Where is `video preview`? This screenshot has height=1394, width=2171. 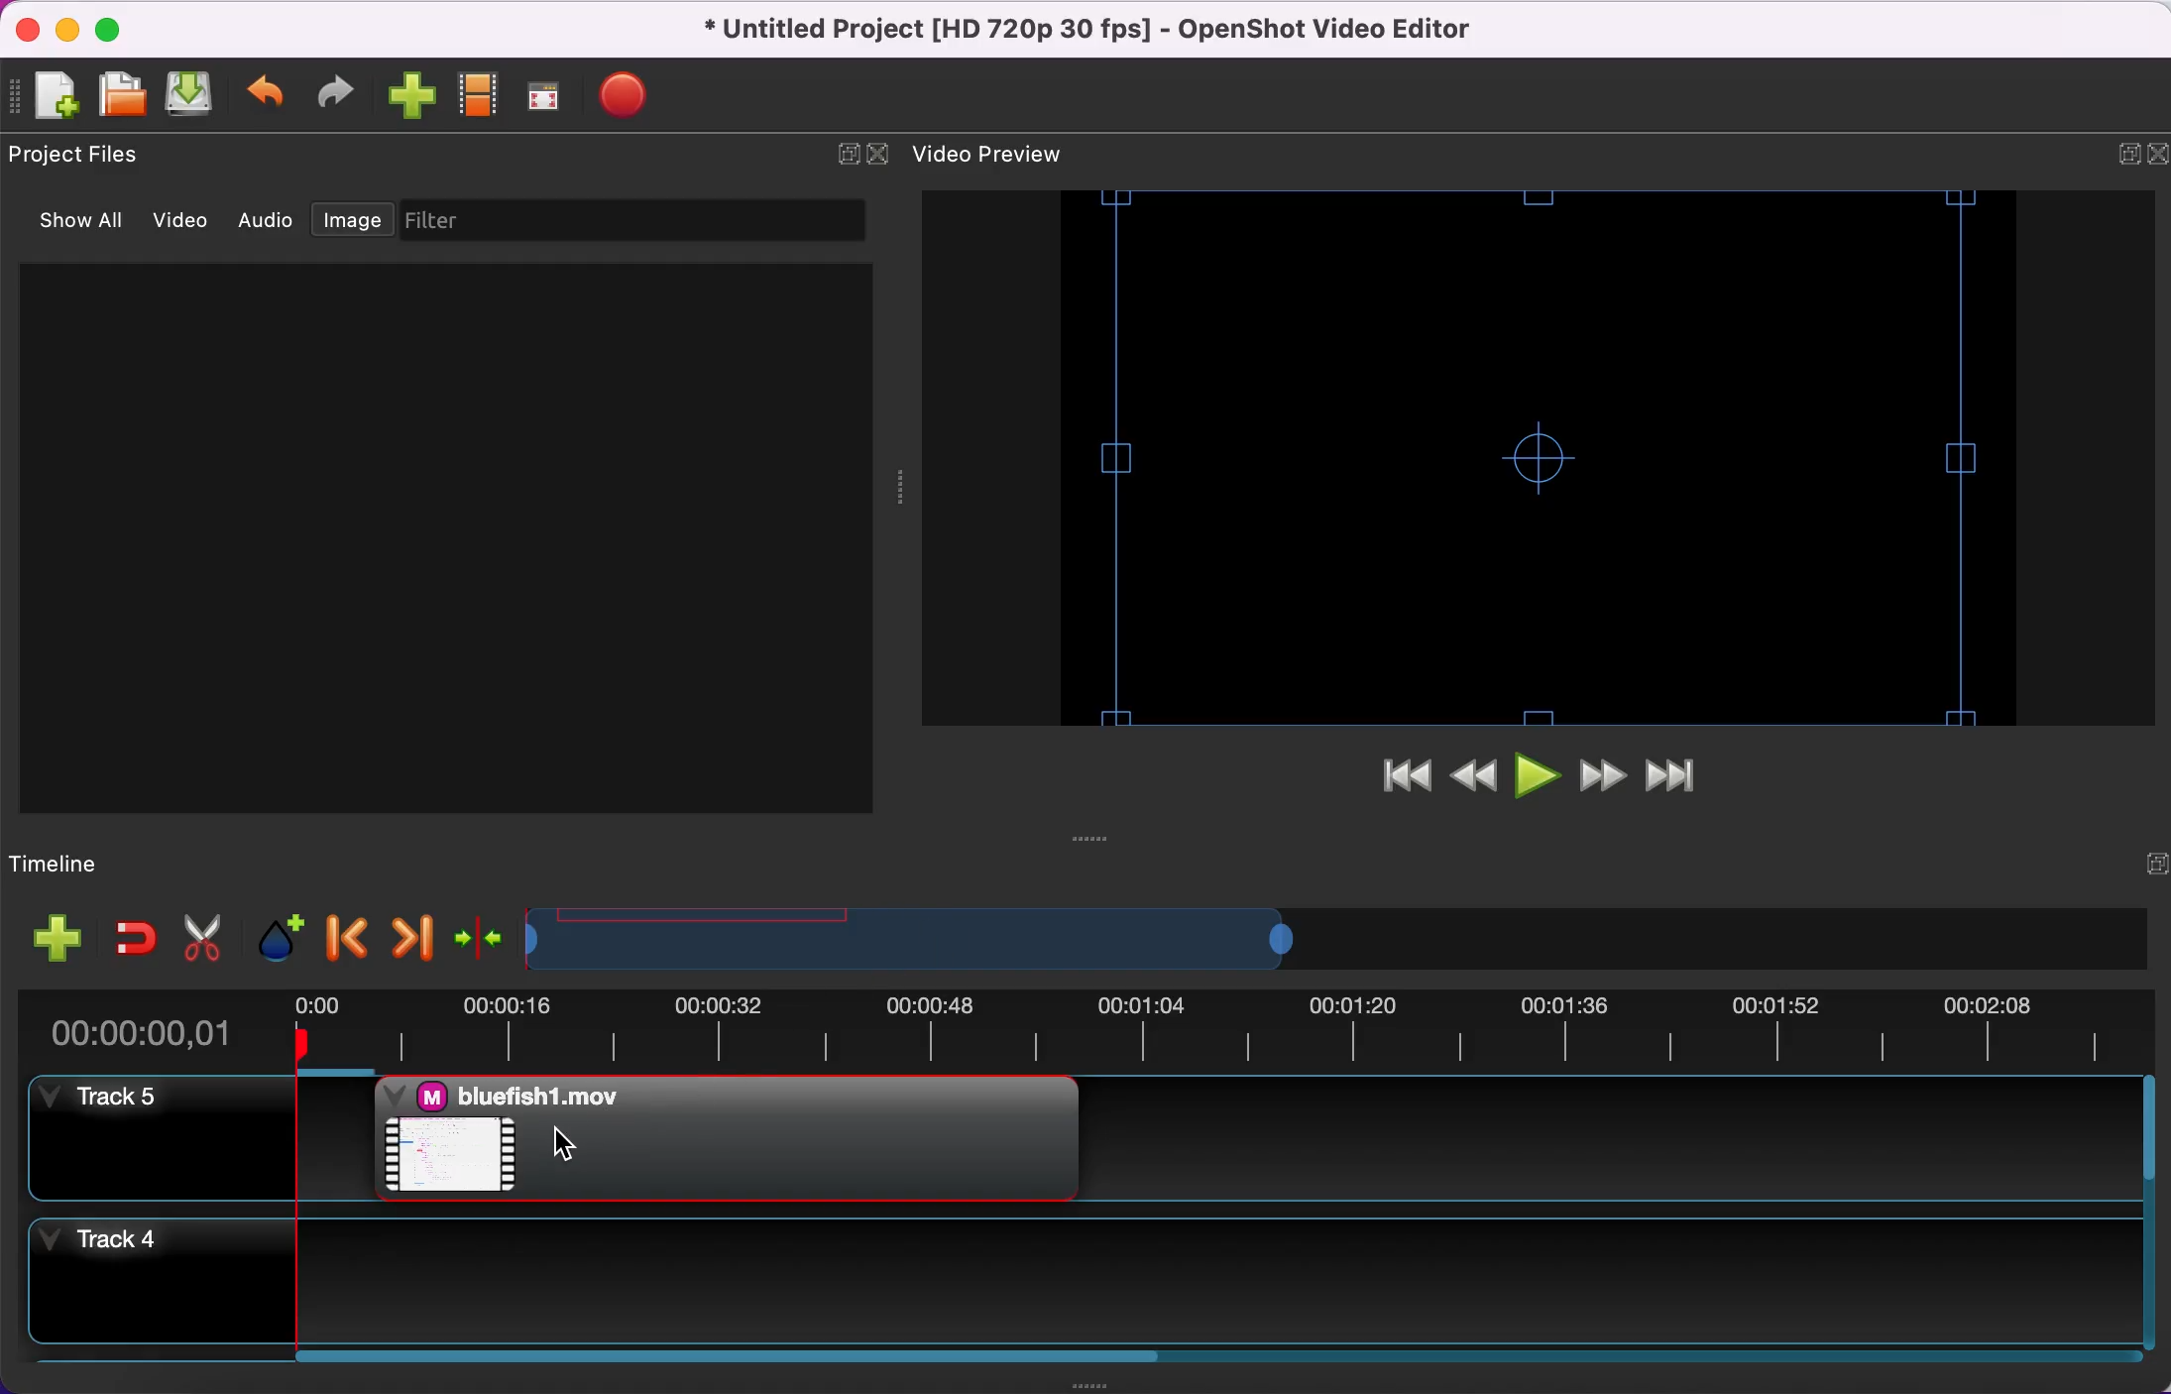
video preview is located at coordinates (1484, 459).